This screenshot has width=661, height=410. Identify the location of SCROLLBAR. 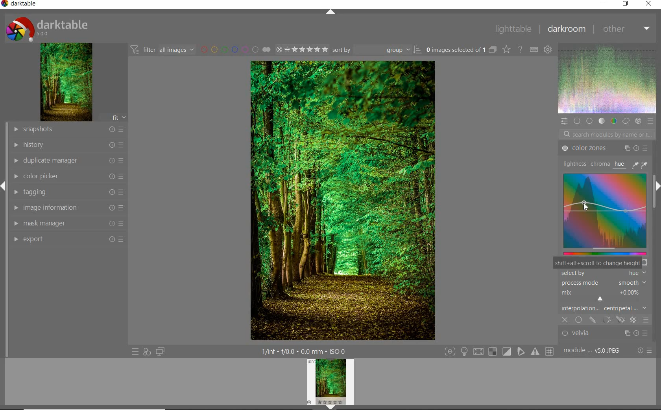
(656, 201).